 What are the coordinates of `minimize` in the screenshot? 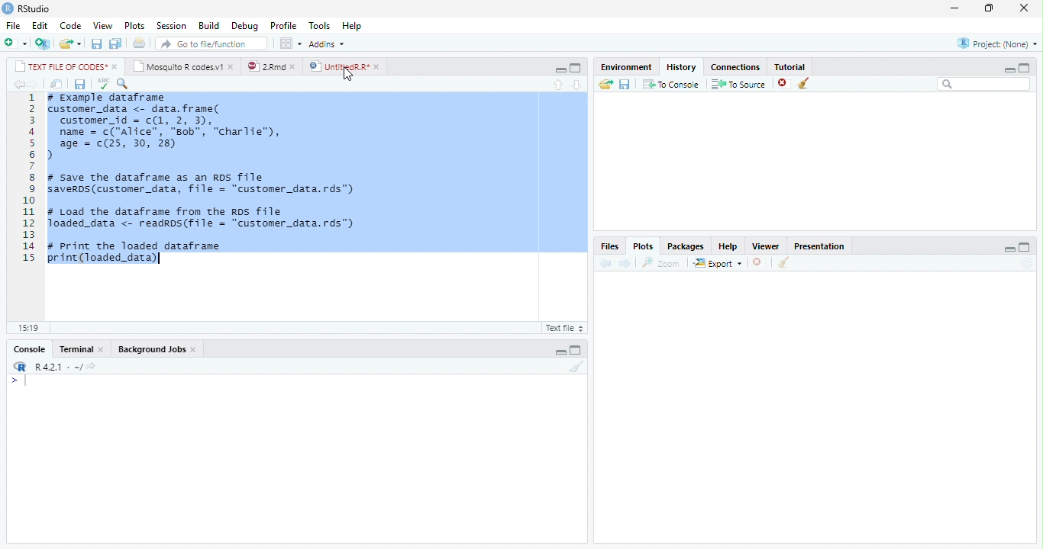 It's located at (560, 70).